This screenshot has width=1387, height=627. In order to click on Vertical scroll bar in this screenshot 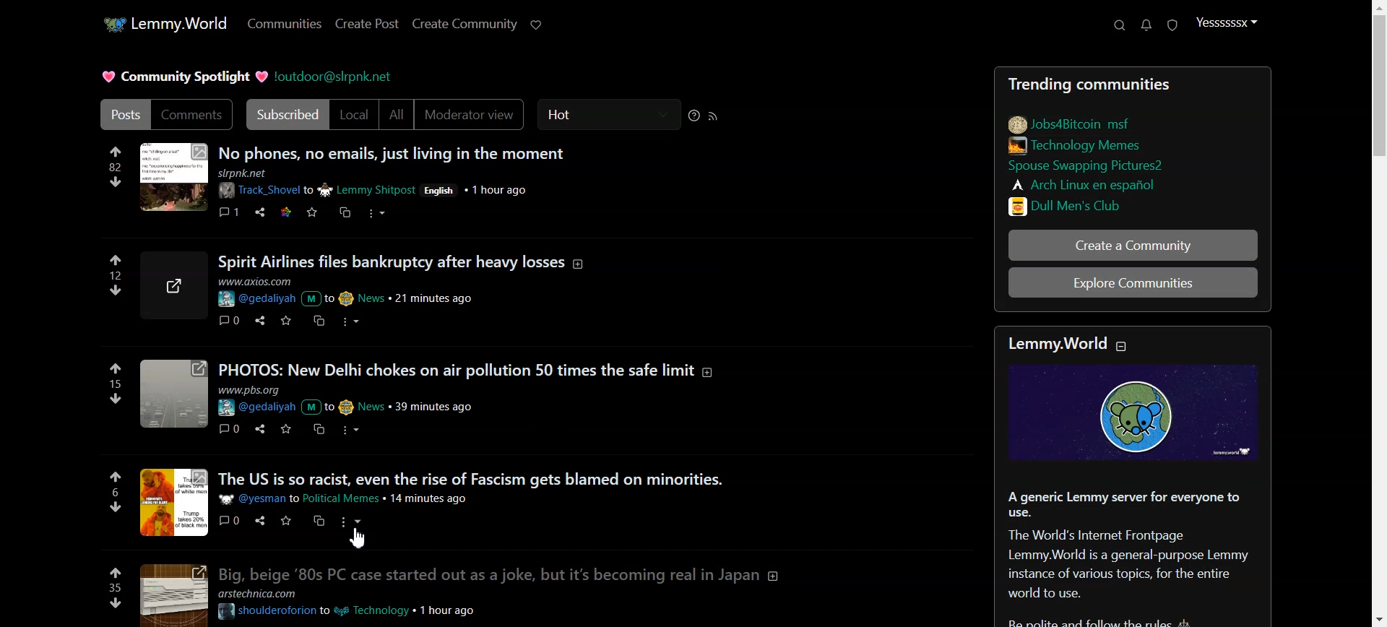, I will do `click(1378, 313)`.